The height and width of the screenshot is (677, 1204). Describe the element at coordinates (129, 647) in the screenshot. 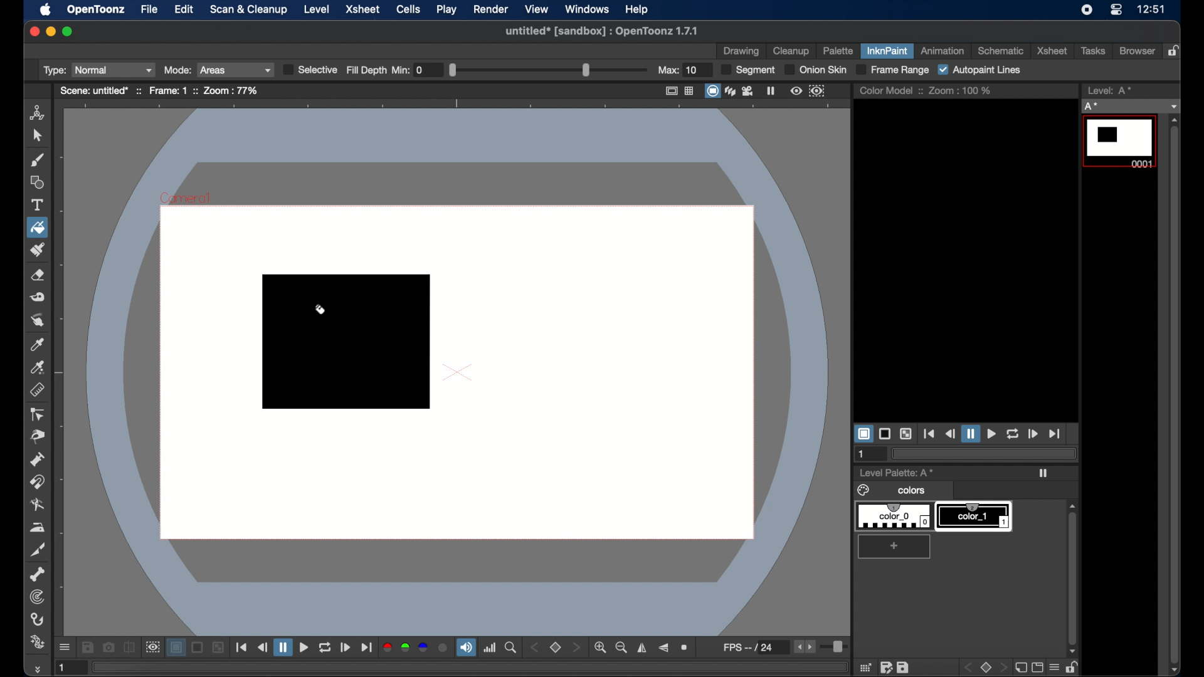

I see `compare to snapshot` at that location.